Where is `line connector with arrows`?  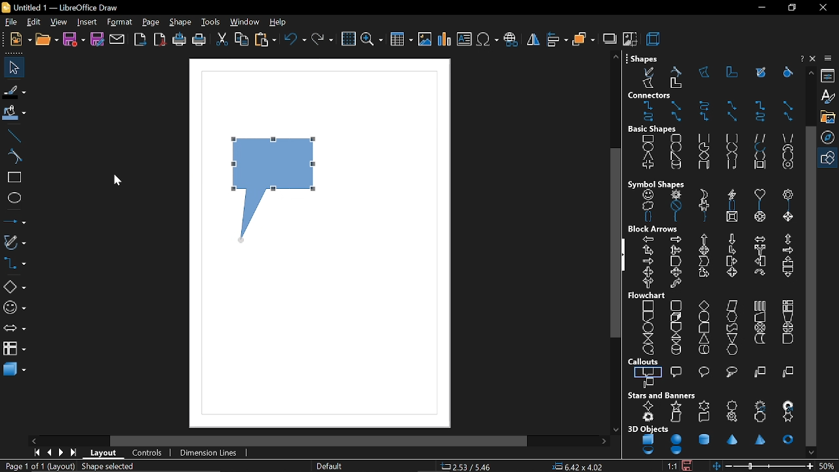
line connector with arrows is located at coordinates (787, 117).